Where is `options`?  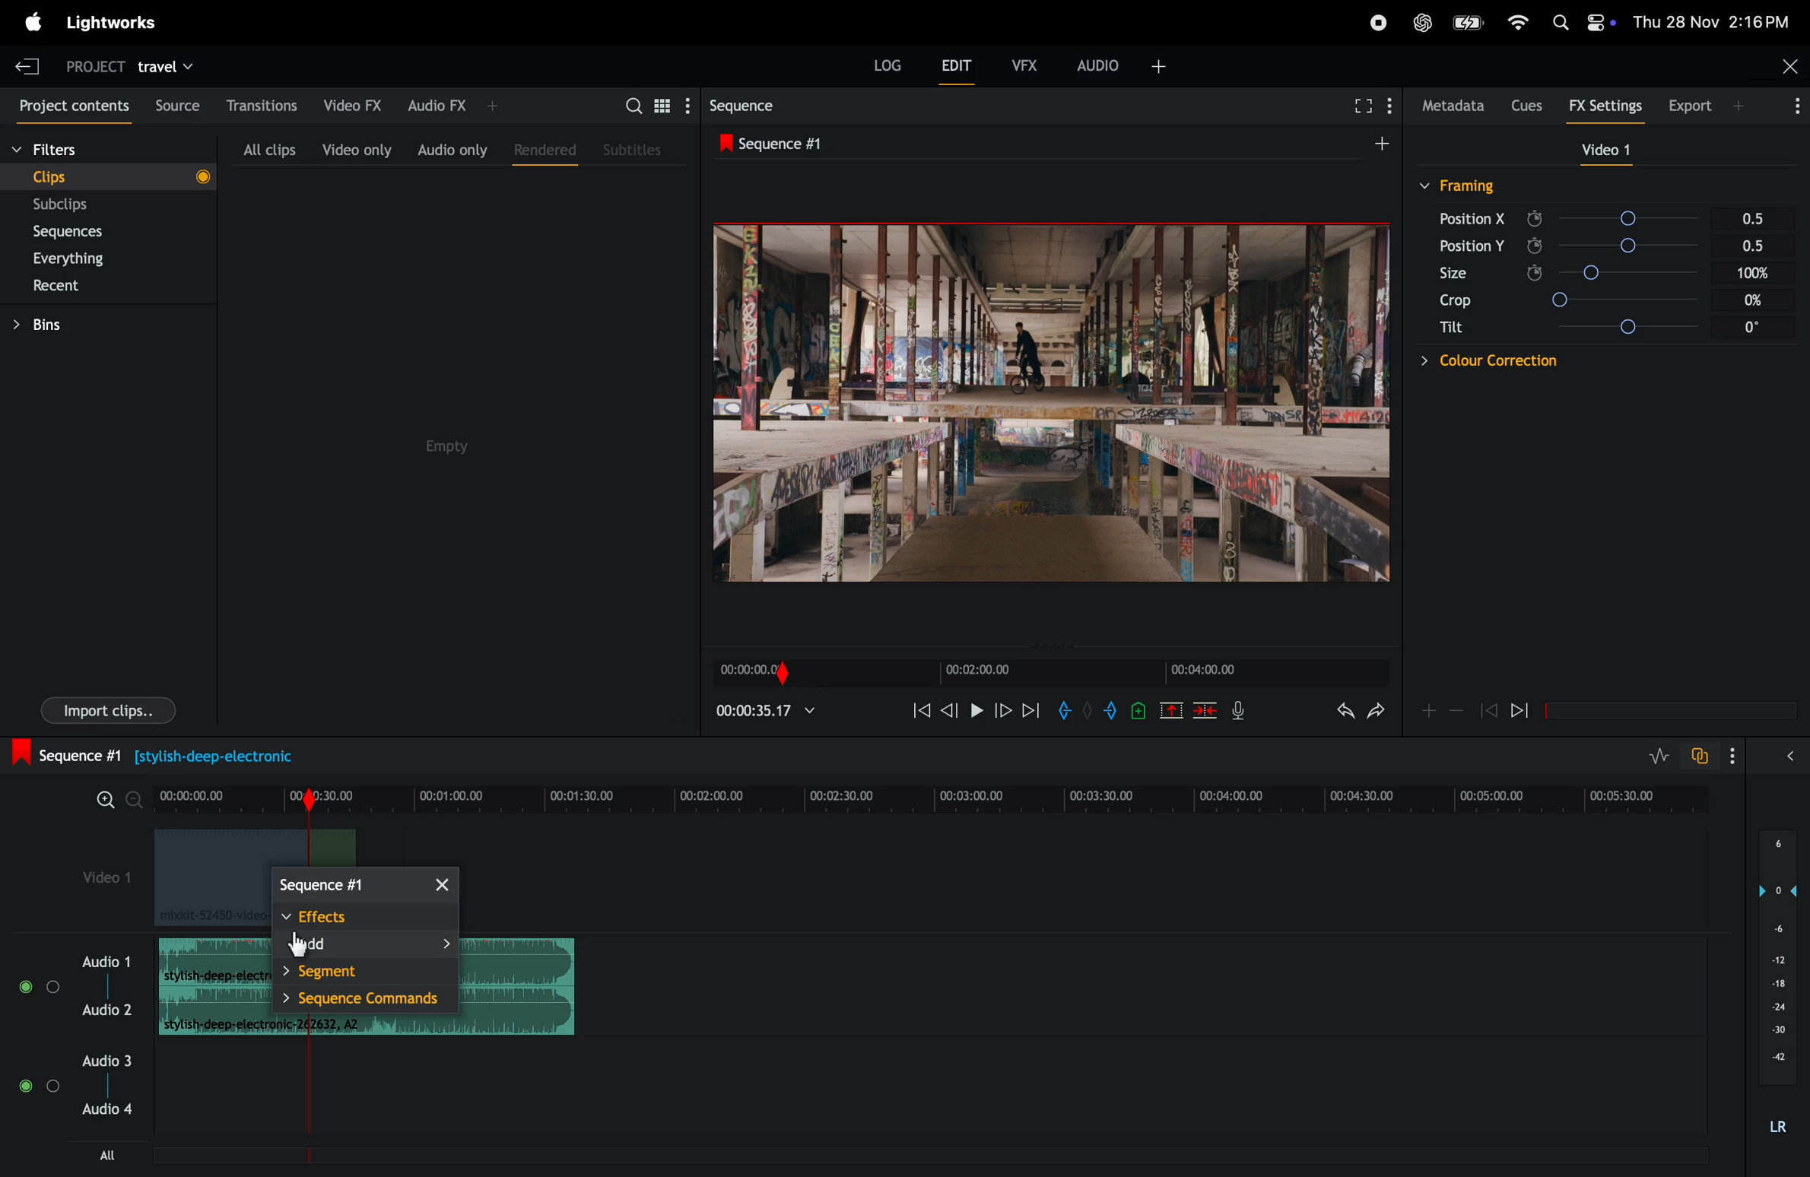
options is located at coordinates (1795, 754).